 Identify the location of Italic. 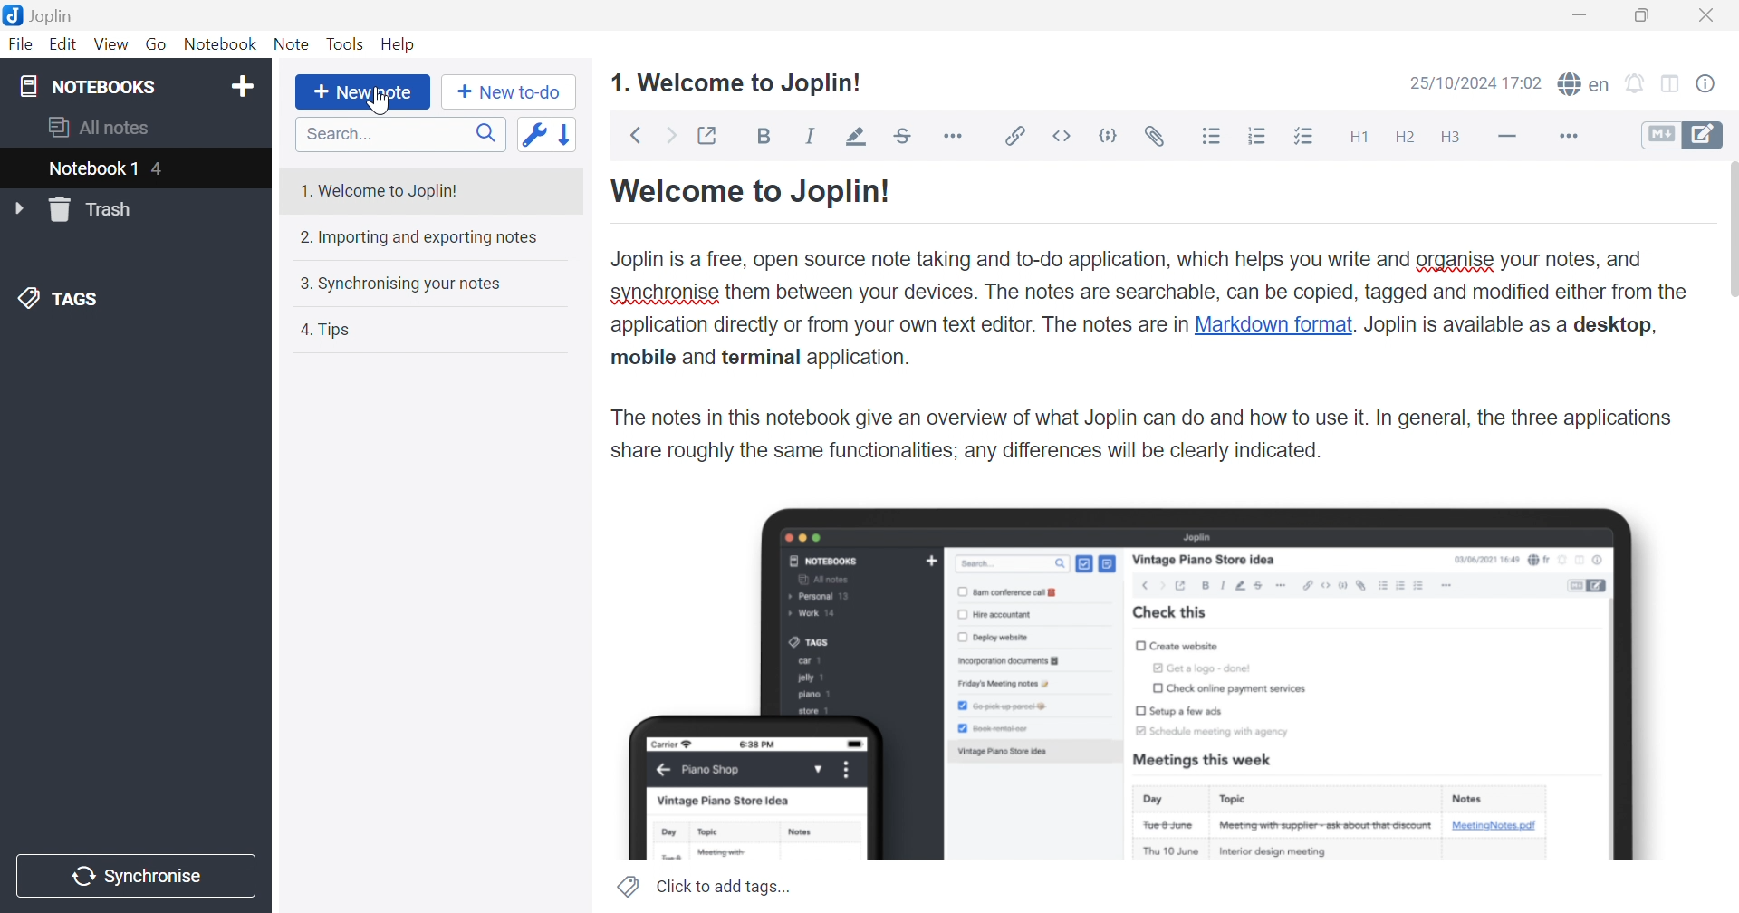
(812, 136).